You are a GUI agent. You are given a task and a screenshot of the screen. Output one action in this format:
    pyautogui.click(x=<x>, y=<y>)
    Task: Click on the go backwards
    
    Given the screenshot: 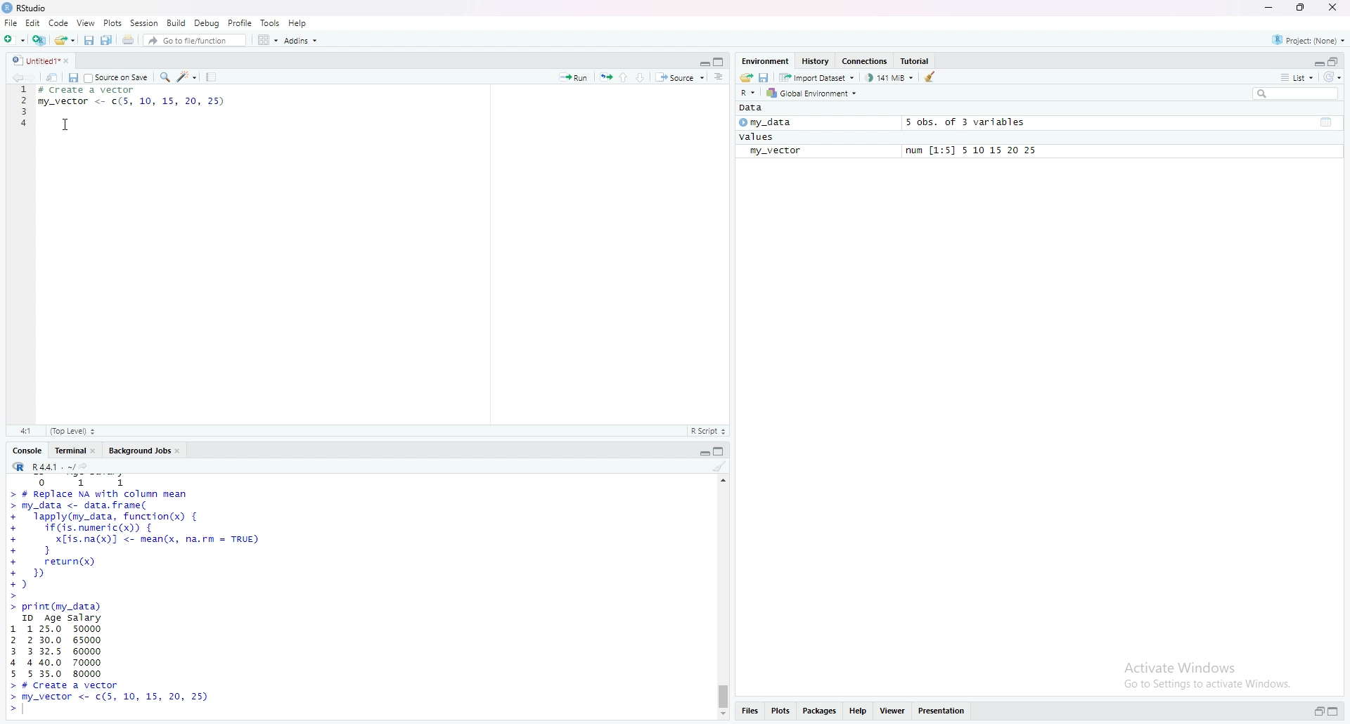 What is the action you would take?
    pyautogui.click(x=15, y=78)
    